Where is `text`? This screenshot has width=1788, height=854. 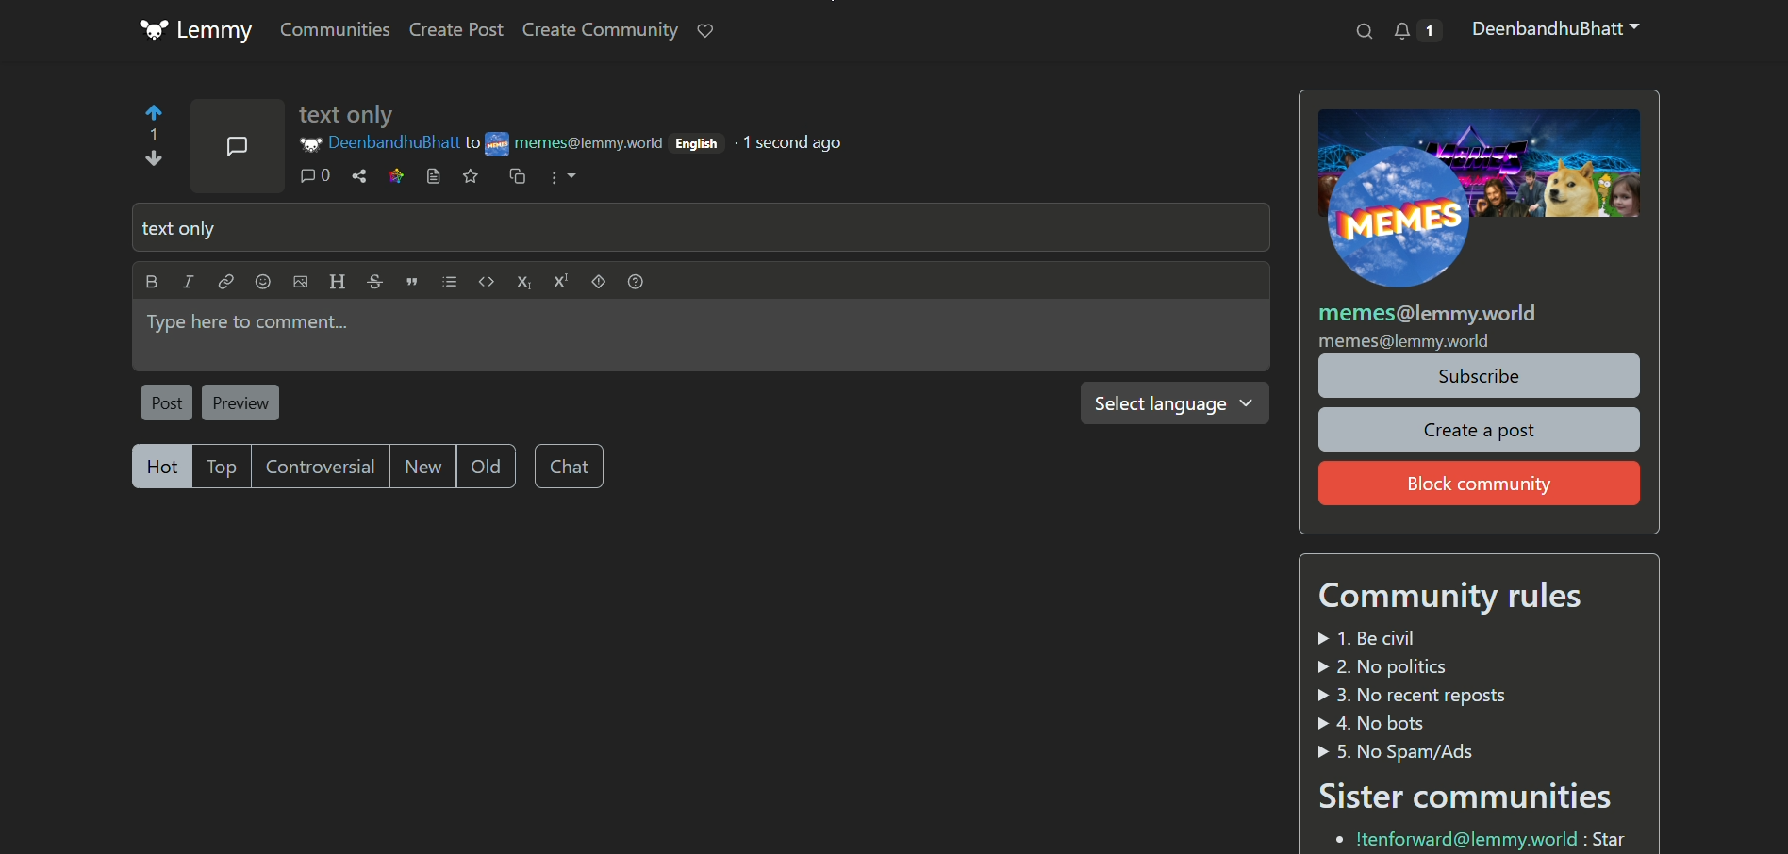
text is located at coordinates (1458, 598).